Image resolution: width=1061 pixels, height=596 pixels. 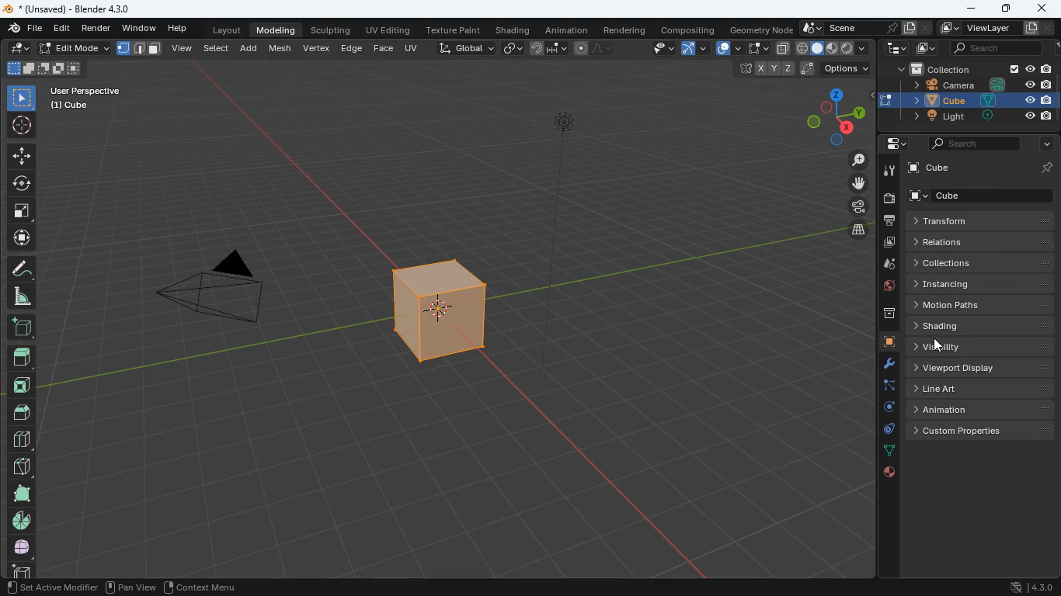 What do you see at coordinates (983, 407) in the screenshot?
I see `animation` at bounding box center [983, 407].